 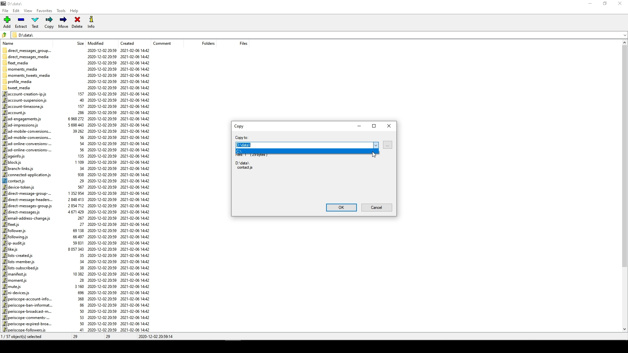 What do you see at coordinates (14, 156) in the screenshot?
I see `ageinfo.js` at bounding box center [14, 156].